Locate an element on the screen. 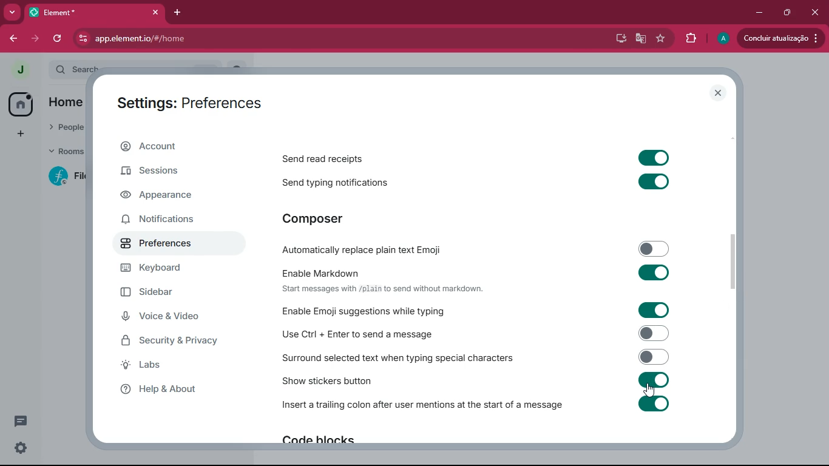 The image size is (829, 466). home is located at coordinates (21, 104).